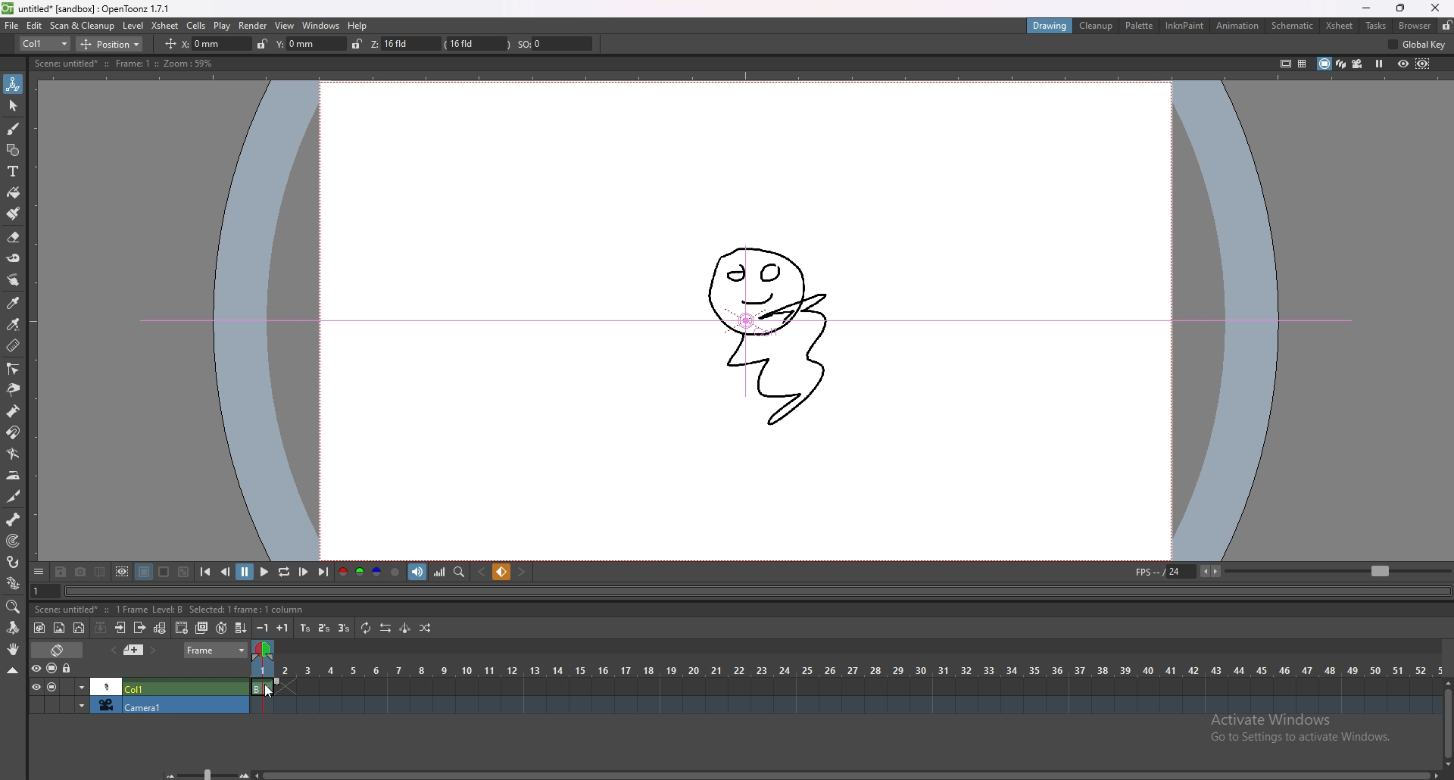 This screenshot has width=1454, height=780. Describe the element at coordinates (304, 571) in the screenshot. I see `next frame` at that location.